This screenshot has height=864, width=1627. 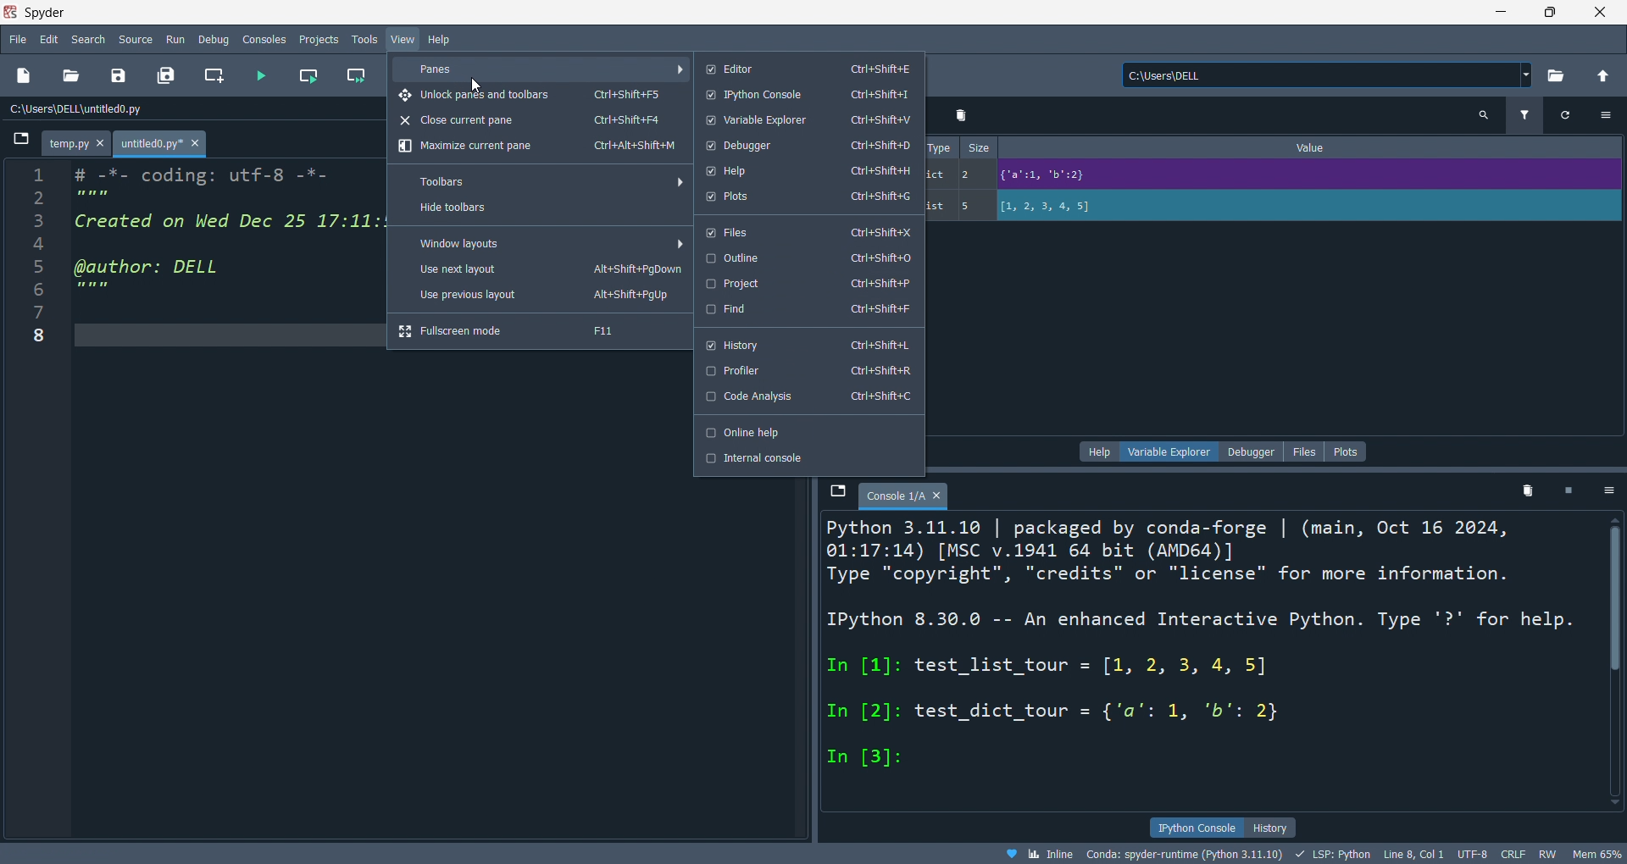 I want to click on delete, so click(x=959, y=113).